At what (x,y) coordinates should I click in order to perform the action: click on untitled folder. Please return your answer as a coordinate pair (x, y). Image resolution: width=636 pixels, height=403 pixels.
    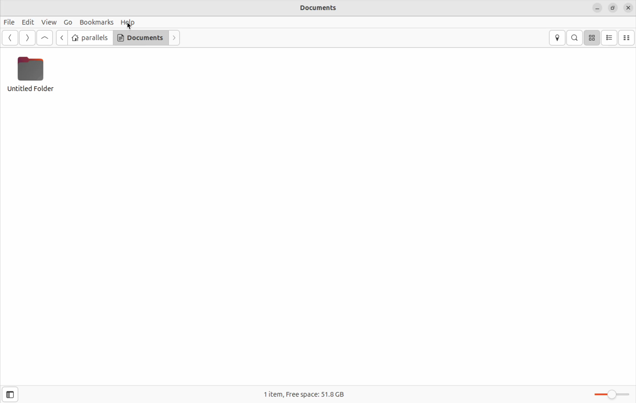
    Looking at the image, I should click on (35, 78).